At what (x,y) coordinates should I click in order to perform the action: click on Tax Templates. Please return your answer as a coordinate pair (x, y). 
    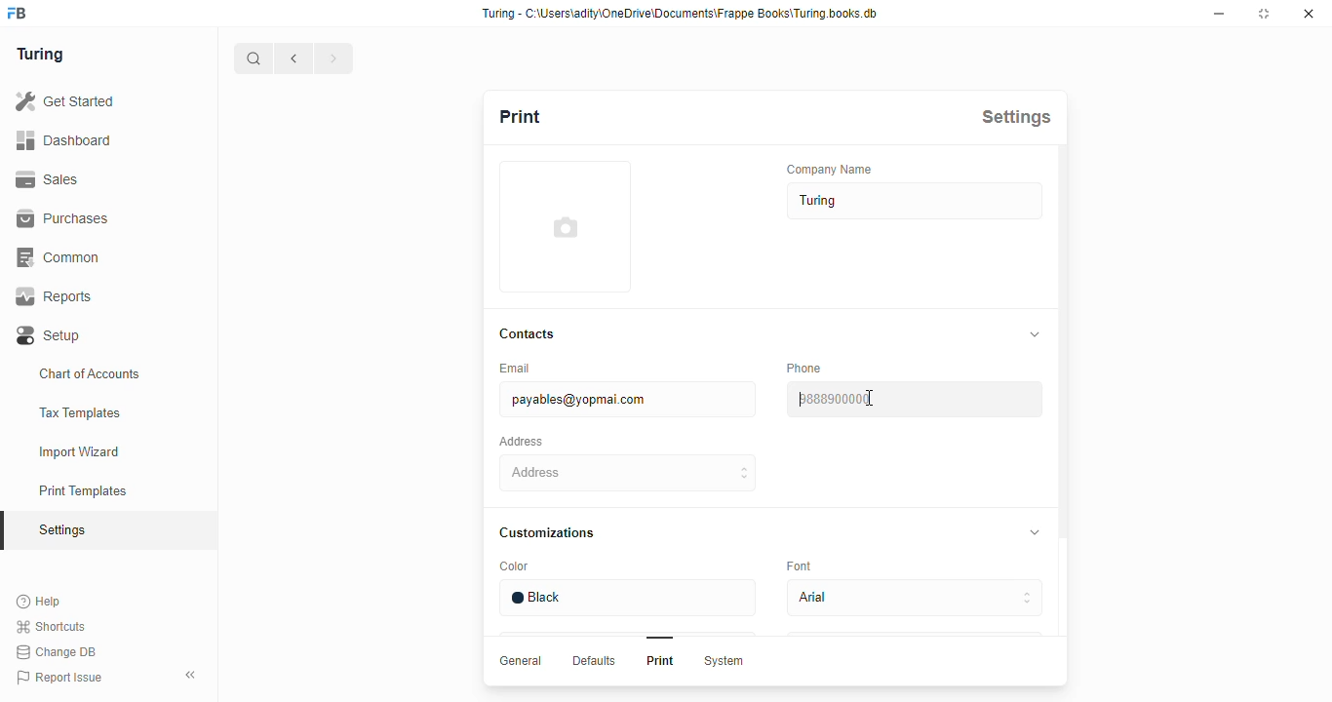
    Looking at the image, I should click on (90, 410).